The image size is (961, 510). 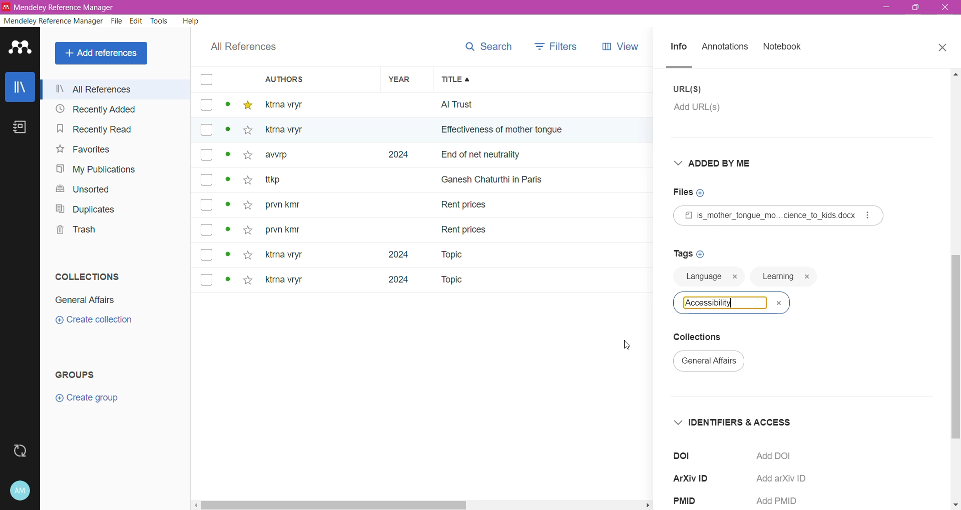 What do you see at coordinates (84, 149) in the screenshot?
I see `Favorites` at bounding box center [84, 149].